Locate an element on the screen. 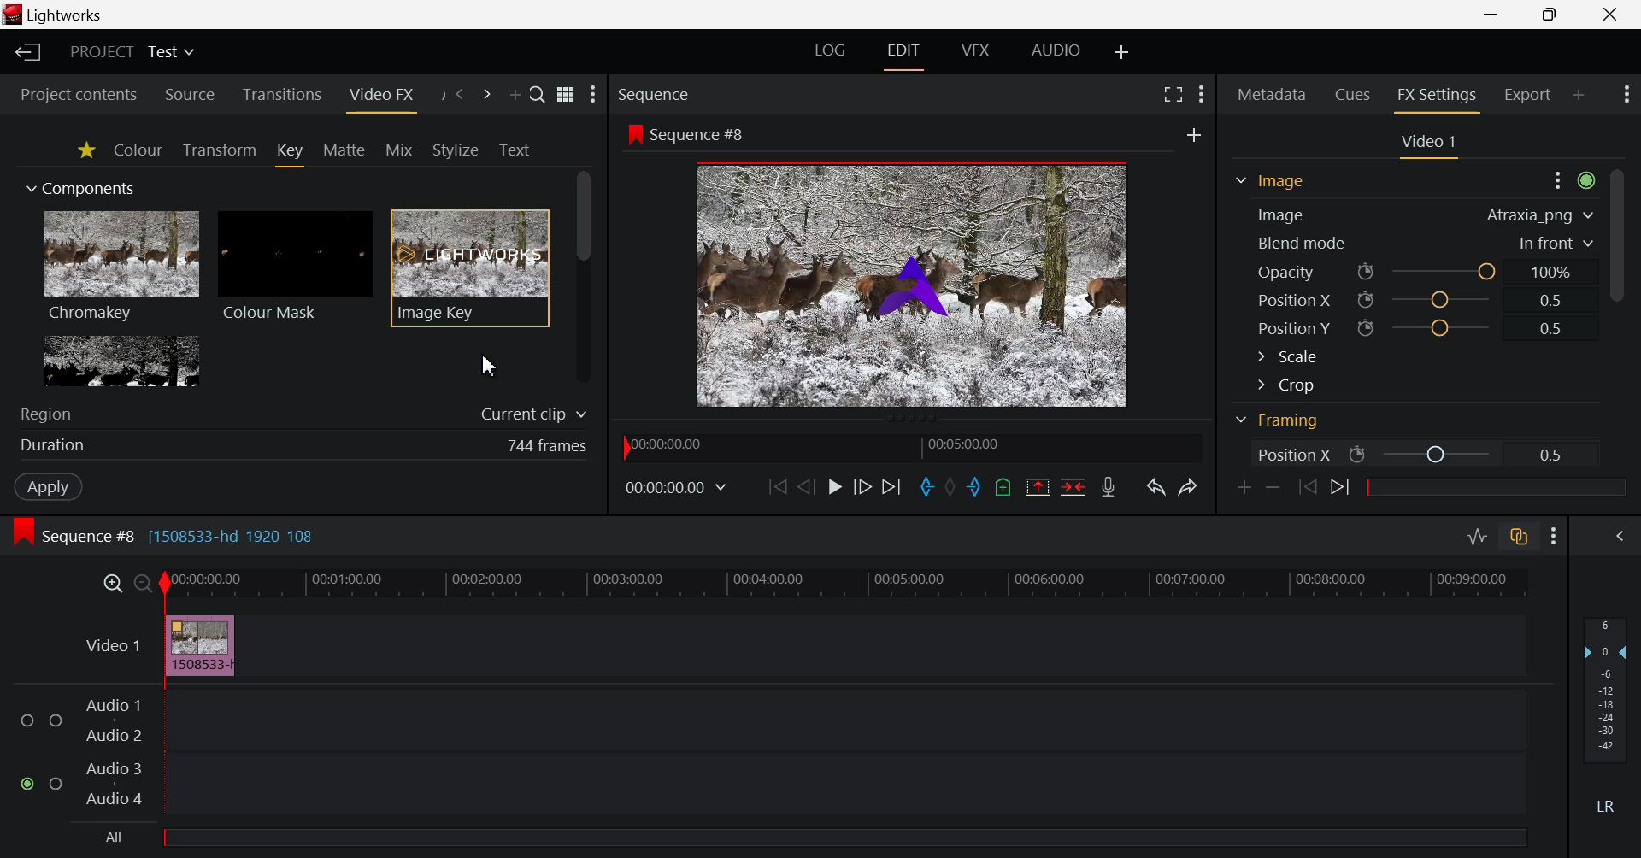 This screenshot has width=1641, height=858. Transform is located at coordinates (217, 151).